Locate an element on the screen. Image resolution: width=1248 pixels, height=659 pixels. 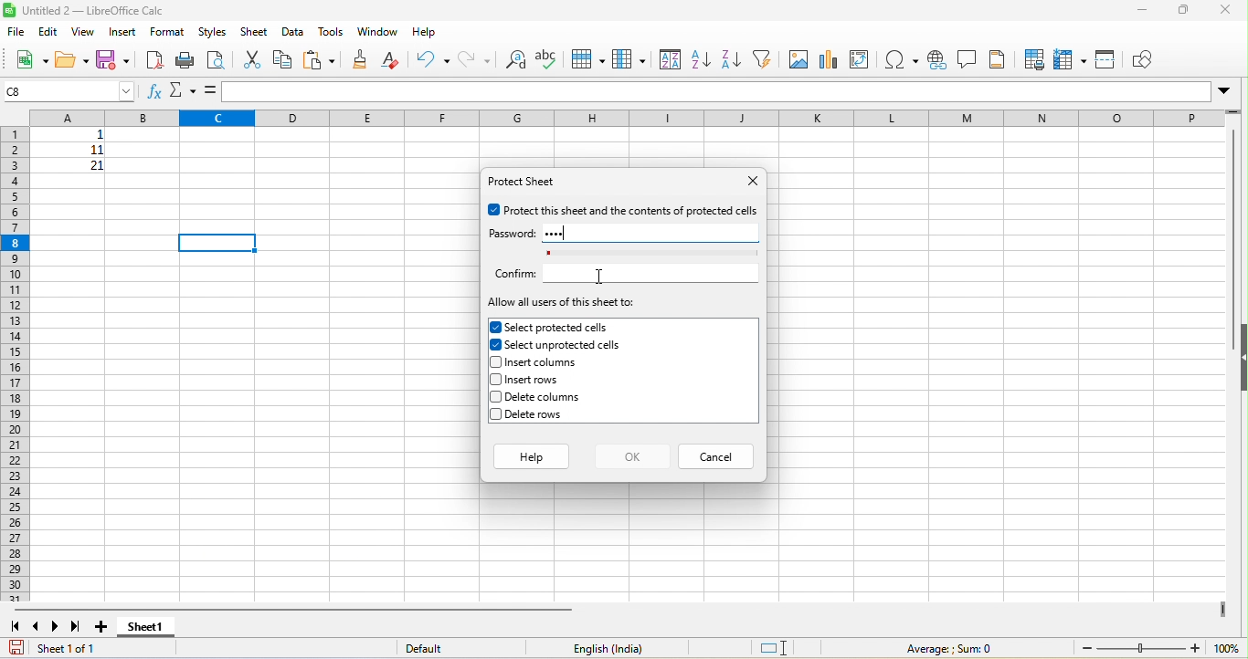
format is located at coordinates (168, 33).